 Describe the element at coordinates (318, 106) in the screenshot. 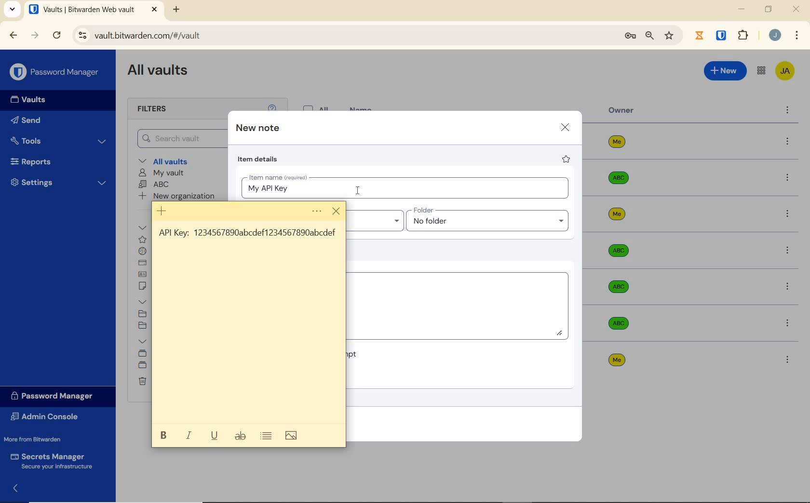

I see `All` at that location.